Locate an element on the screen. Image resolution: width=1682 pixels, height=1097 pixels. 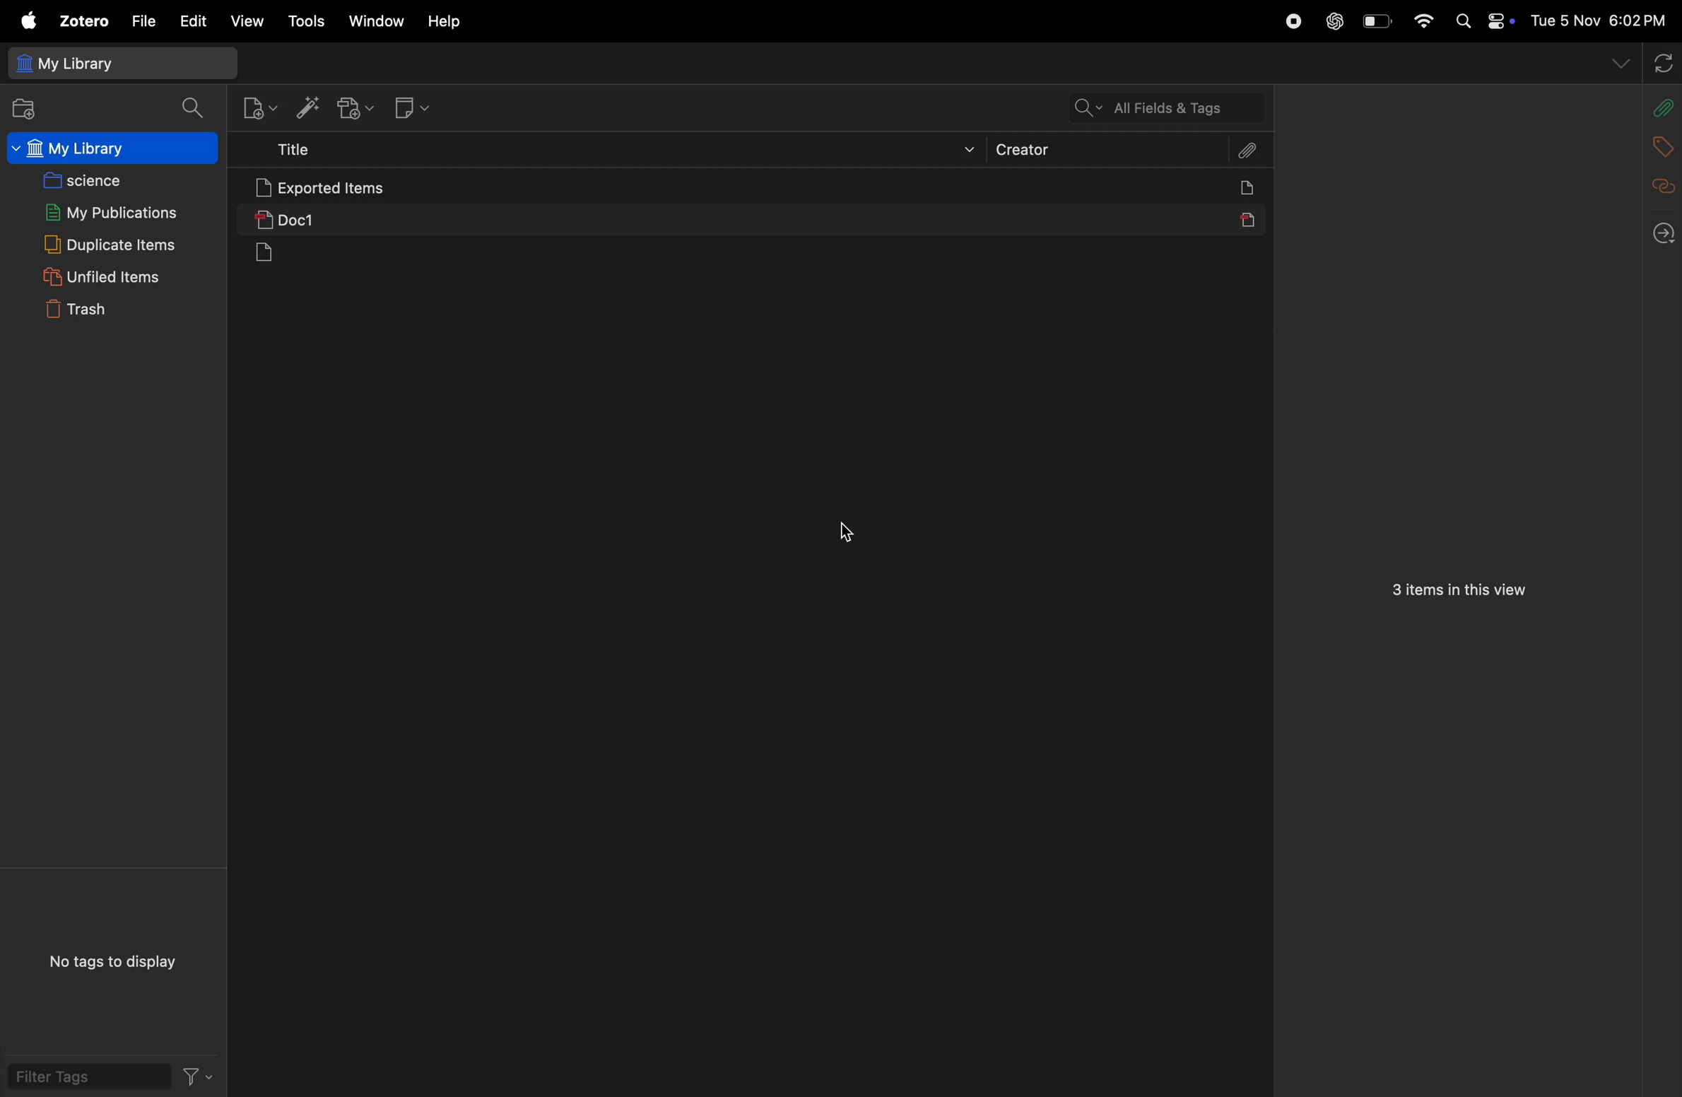
edit is located at coordinates (189, 20).